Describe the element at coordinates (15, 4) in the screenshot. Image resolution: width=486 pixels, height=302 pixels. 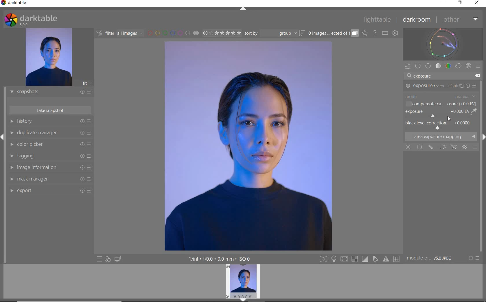
I see `SYSTEM NAME` at that location.